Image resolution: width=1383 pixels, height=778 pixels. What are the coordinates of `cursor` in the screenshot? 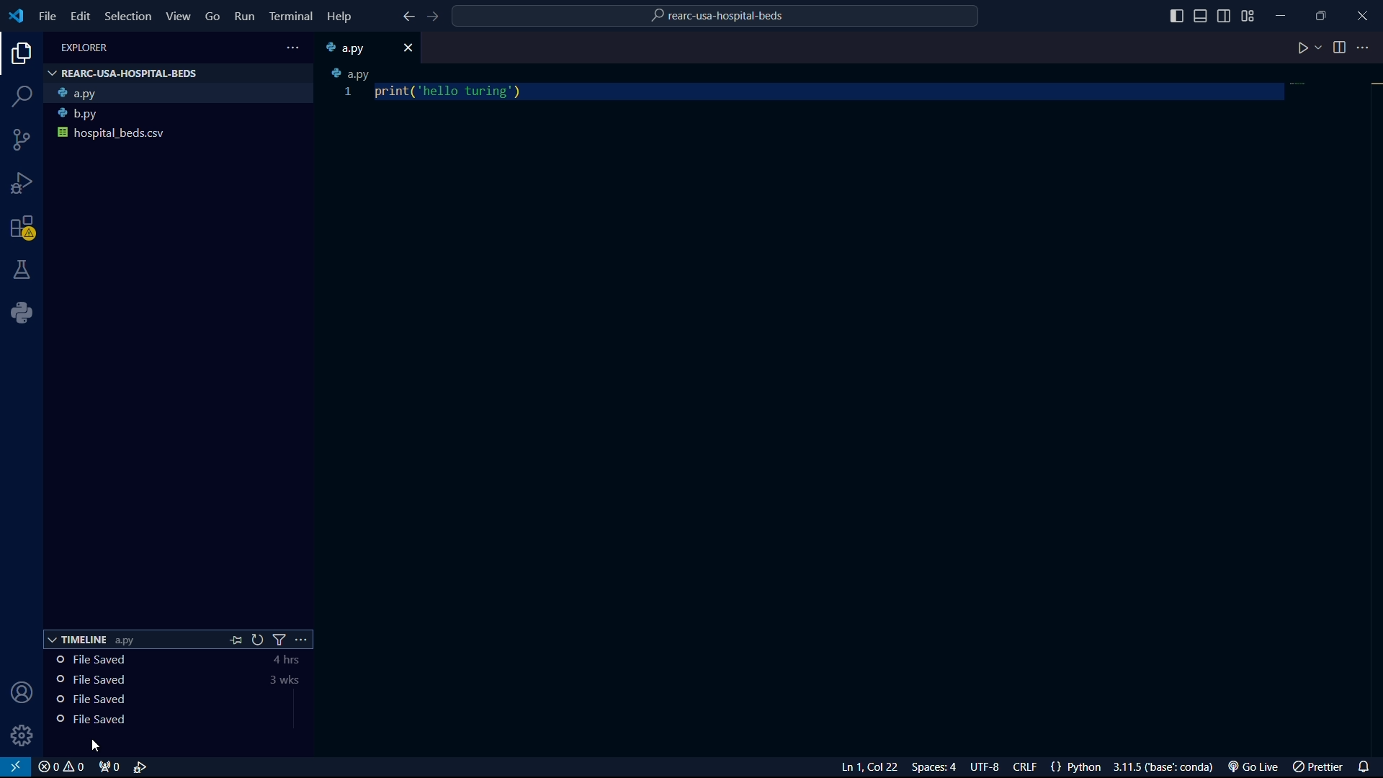 It's located at (97, 745).